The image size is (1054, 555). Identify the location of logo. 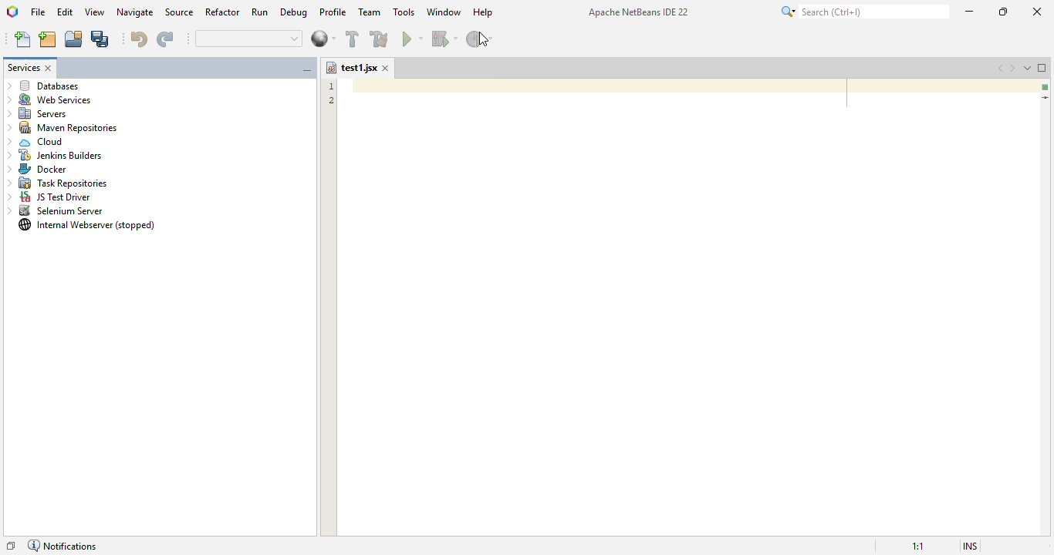
(12, 11).